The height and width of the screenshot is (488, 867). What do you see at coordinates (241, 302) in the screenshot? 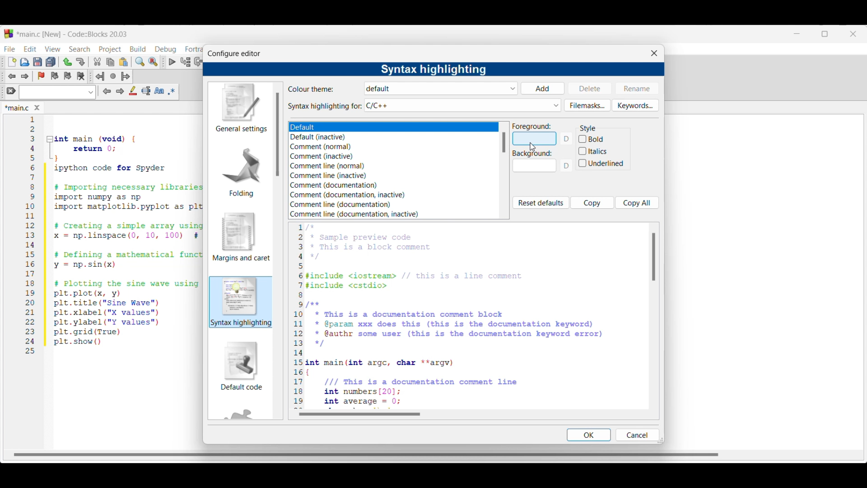
I see `Current setting highlighted` at bounding box center [241, 302].